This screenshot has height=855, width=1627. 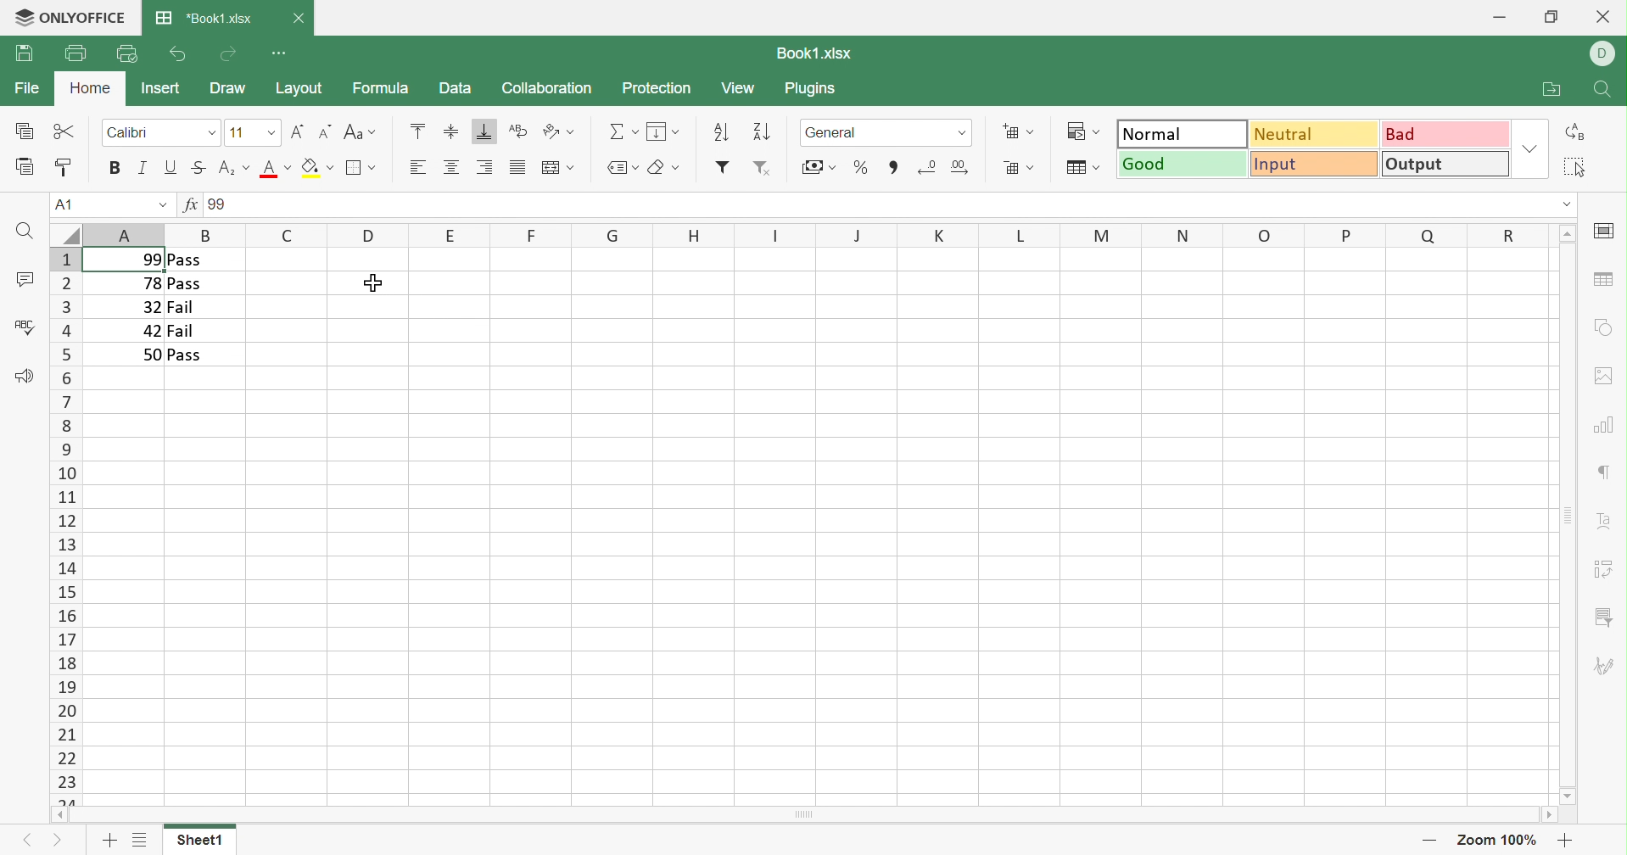 I want to click on Zoom out, so click(x=1429, y=843).